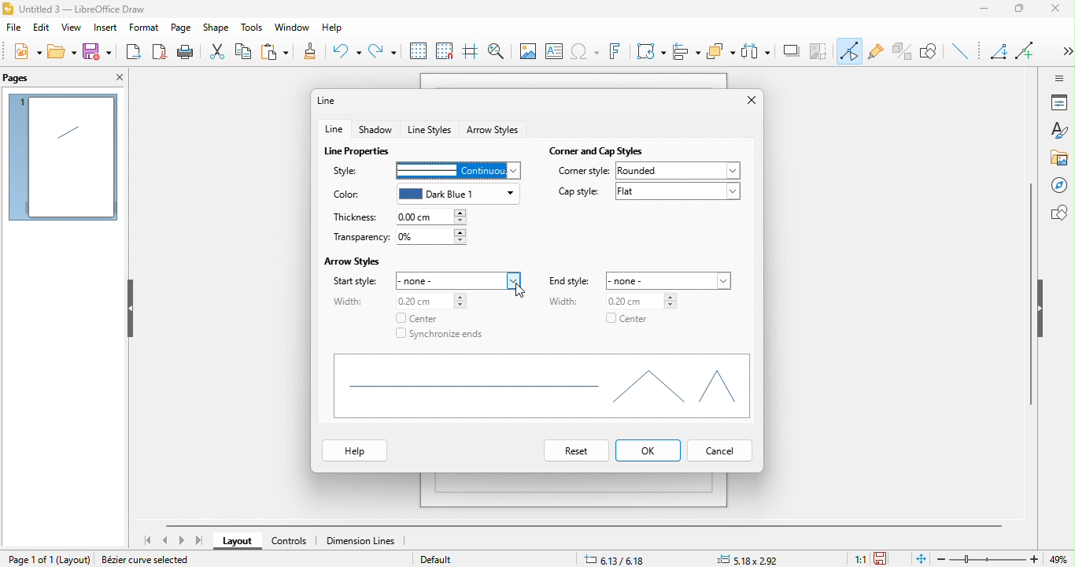 This screenshot has width=1075, height=567. Describe the element at coordinates (429, 302) in the screenshot. I see `0.20 cm` at that location.